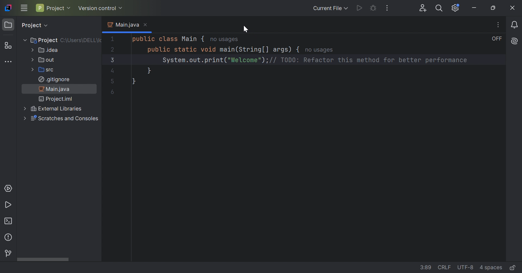 The height and width of the screenshot is (273, 522). What do you see at coordinates (24, 8) in the screenshot?
I see `Main menu` at bounding box center [24, 8].